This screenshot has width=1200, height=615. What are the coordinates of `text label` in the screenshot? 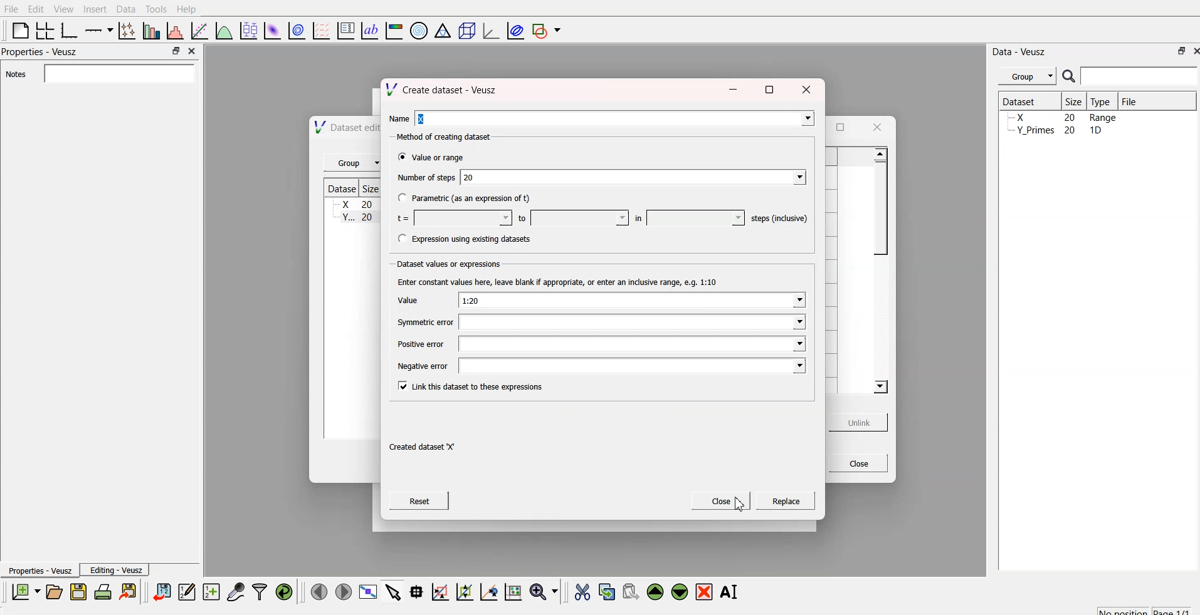 It's located at (368, 31).